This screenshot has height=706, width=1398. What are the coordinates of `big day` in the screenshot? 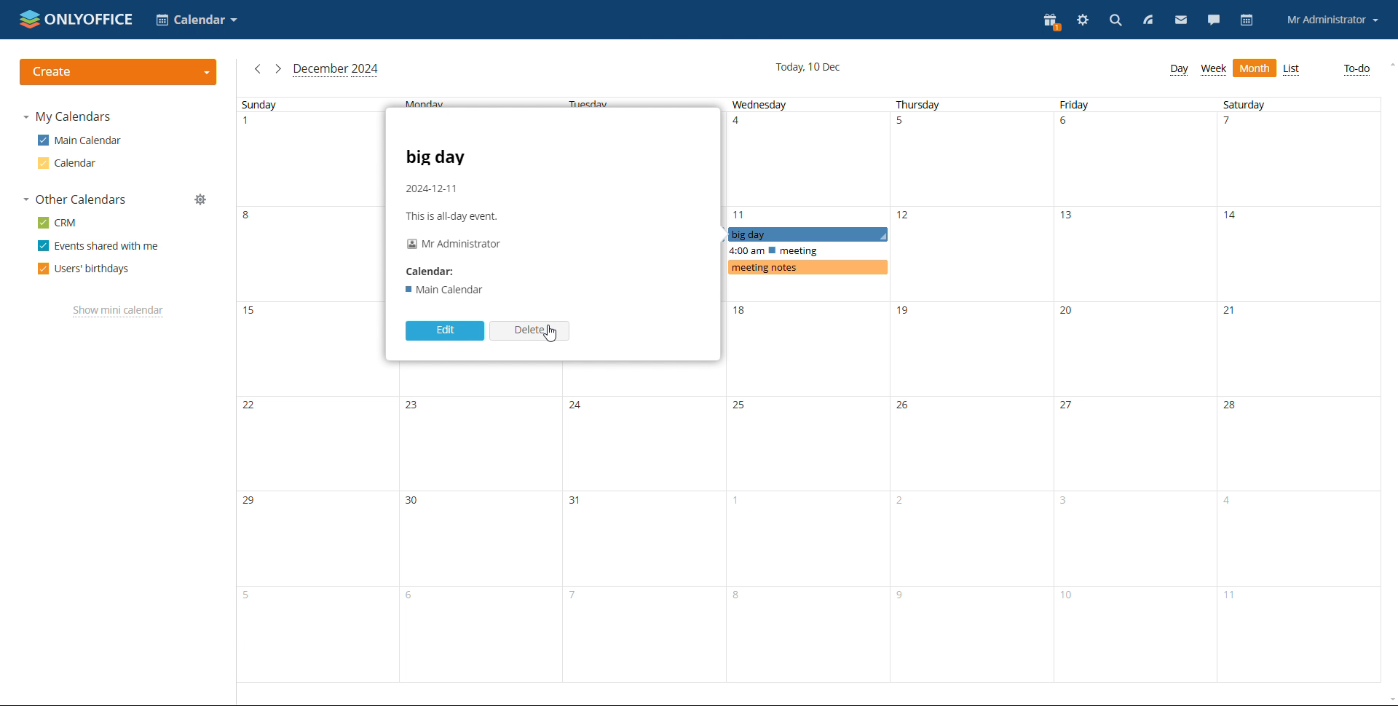 It's located at (435, 159).